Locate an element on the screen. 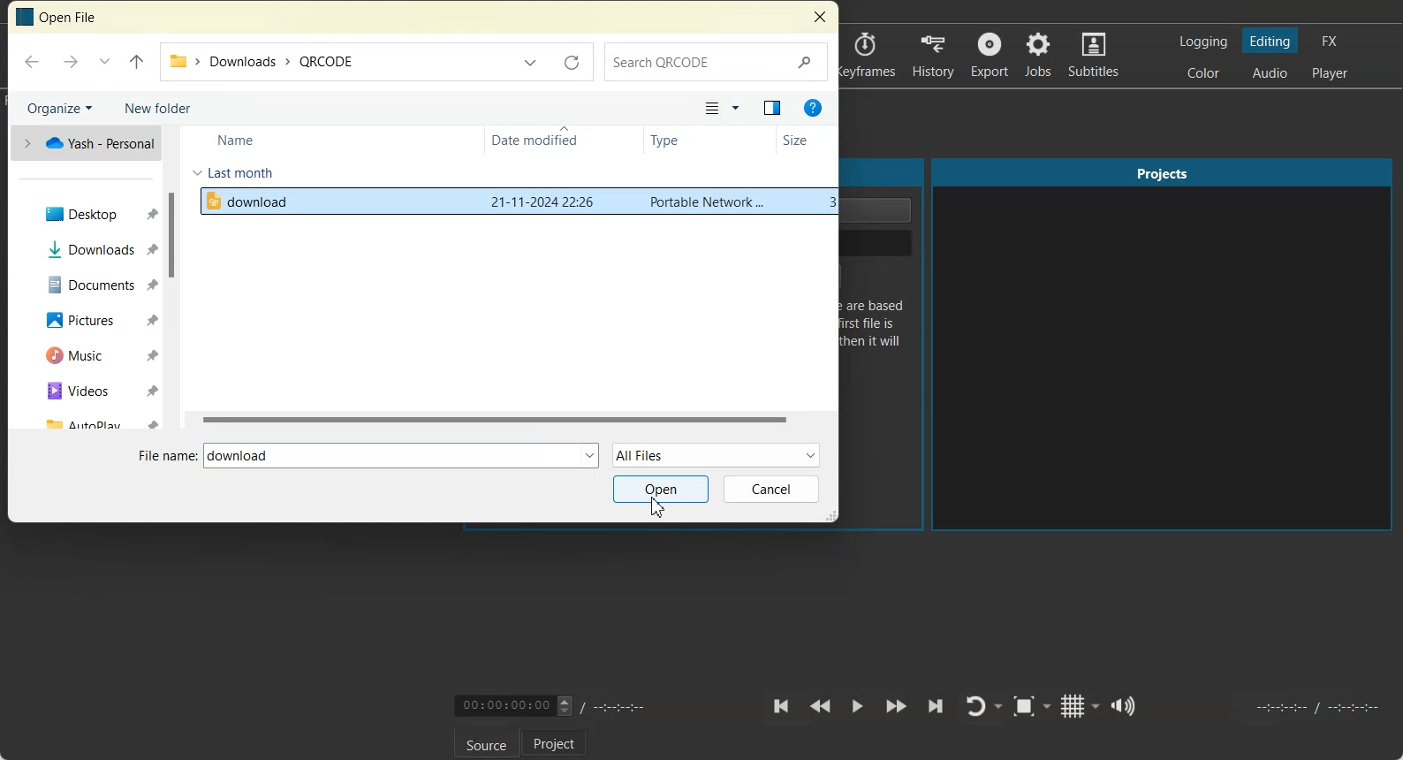 The height and width of the screenshot is (760, 1403). Subtitles is located at coordinates (1096, 55).